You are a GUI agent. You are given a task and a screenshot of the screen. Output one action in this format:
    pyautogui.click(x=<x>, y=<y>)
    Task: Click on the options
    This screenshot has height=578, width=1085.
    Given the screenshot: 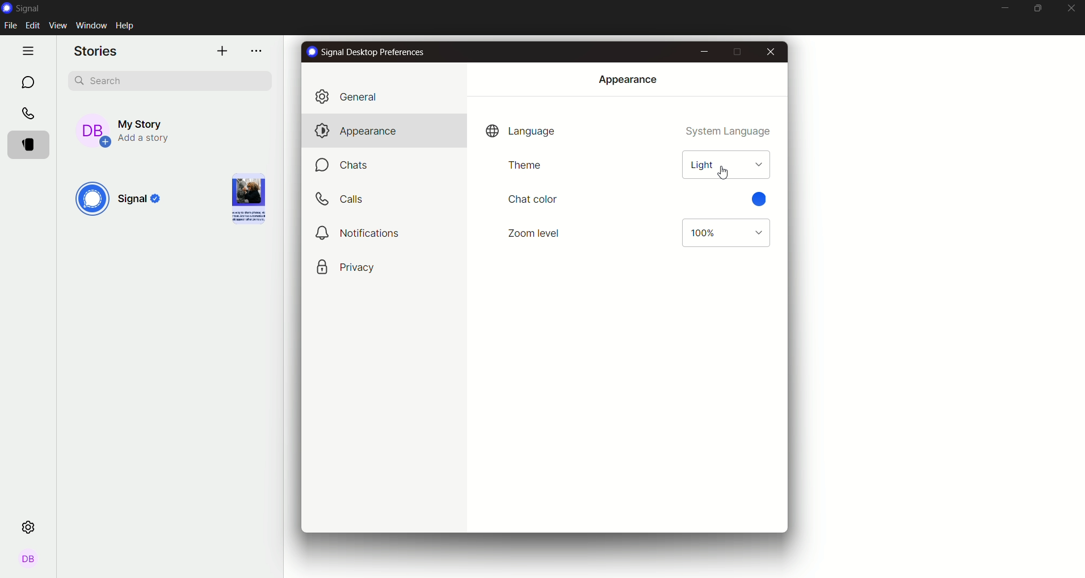 What is the action you would take?
    pyautogui.click(x=258, y=52)
    